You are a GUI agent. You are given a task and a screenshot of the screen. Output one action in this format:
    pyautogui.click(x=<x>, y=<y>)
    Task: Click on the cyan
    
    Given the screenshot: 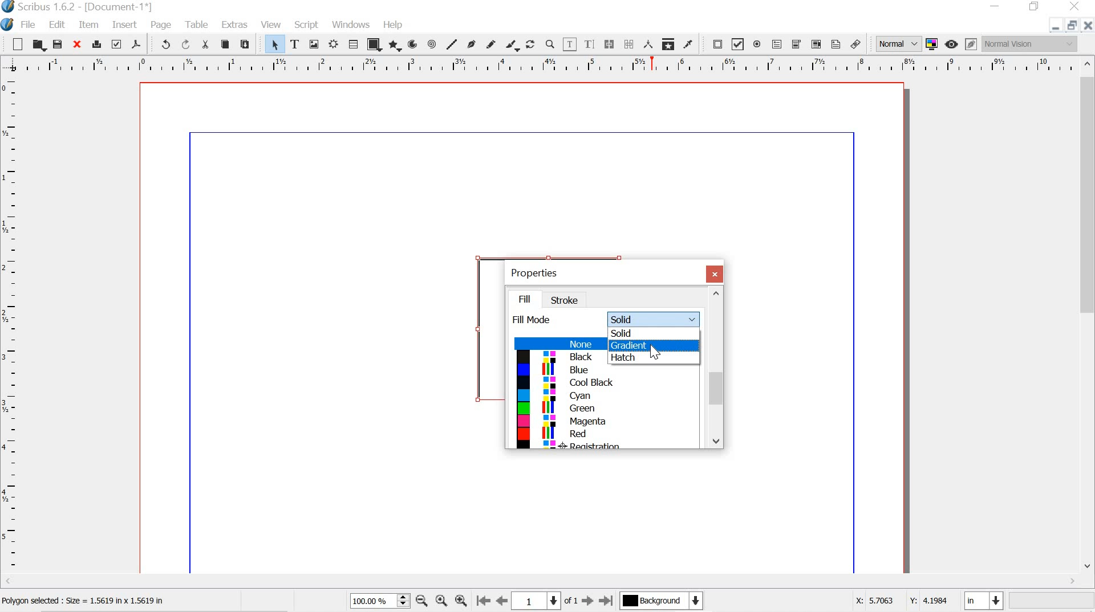 What is the action you would take?
    pyautogui.click(x=605, y=396)
    